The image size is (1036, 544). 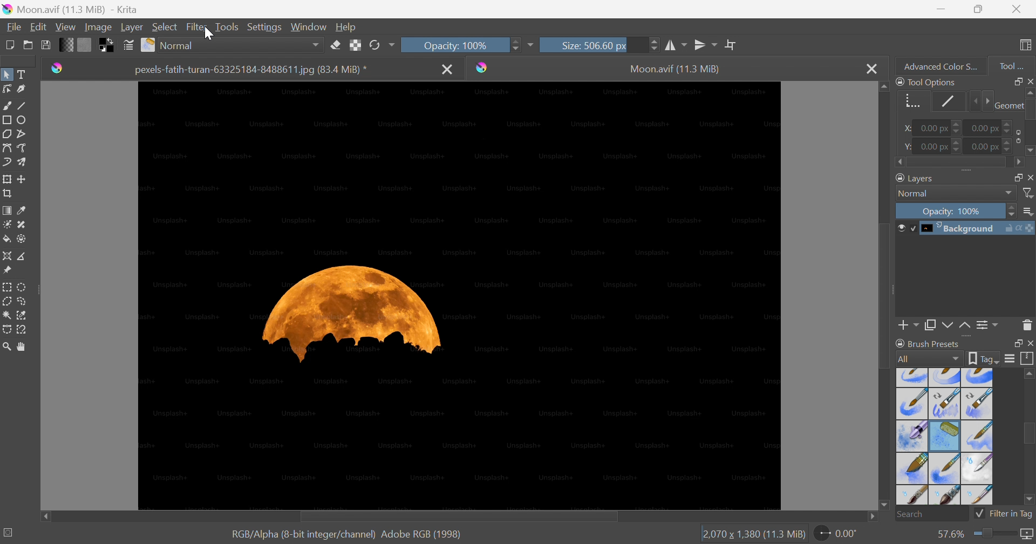 What do you see at coordinates (8, 287) in the screenshot?
I see `Rectangular selection tool` at bounding box center [8, 287].